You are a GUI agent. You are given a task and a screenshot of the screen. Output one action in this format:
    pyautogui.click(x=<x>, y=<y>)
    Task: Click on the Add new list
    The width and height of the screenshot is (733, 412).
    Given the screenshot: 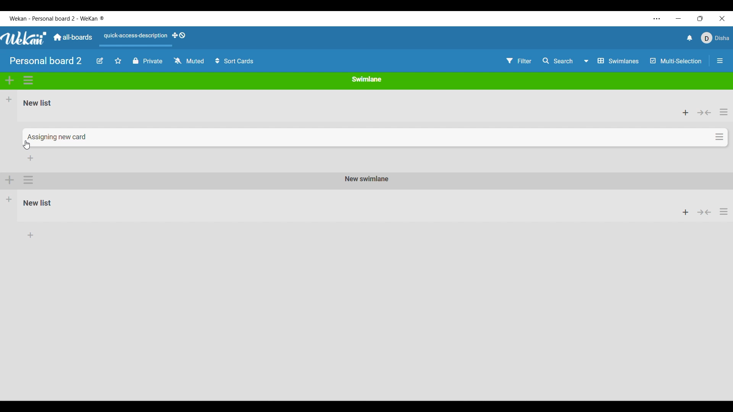 What is the action you would take?
    pyautogui.click(x=9, y=99)
    